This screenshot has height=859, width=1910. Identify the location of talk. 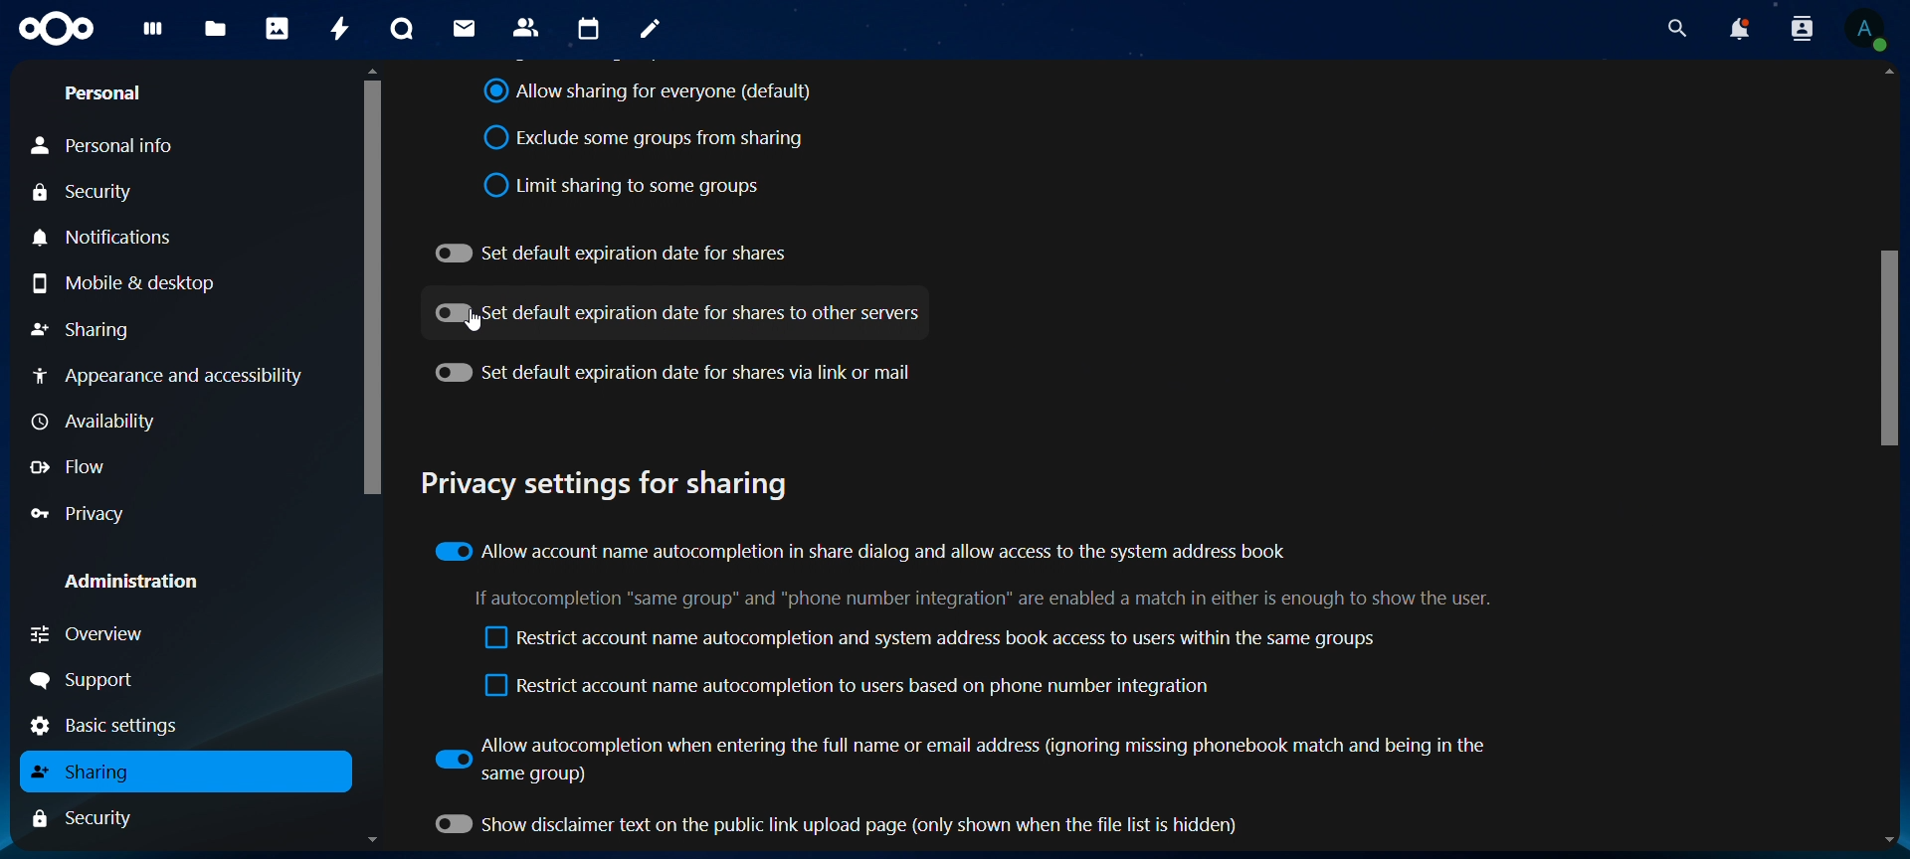
(401, 27).